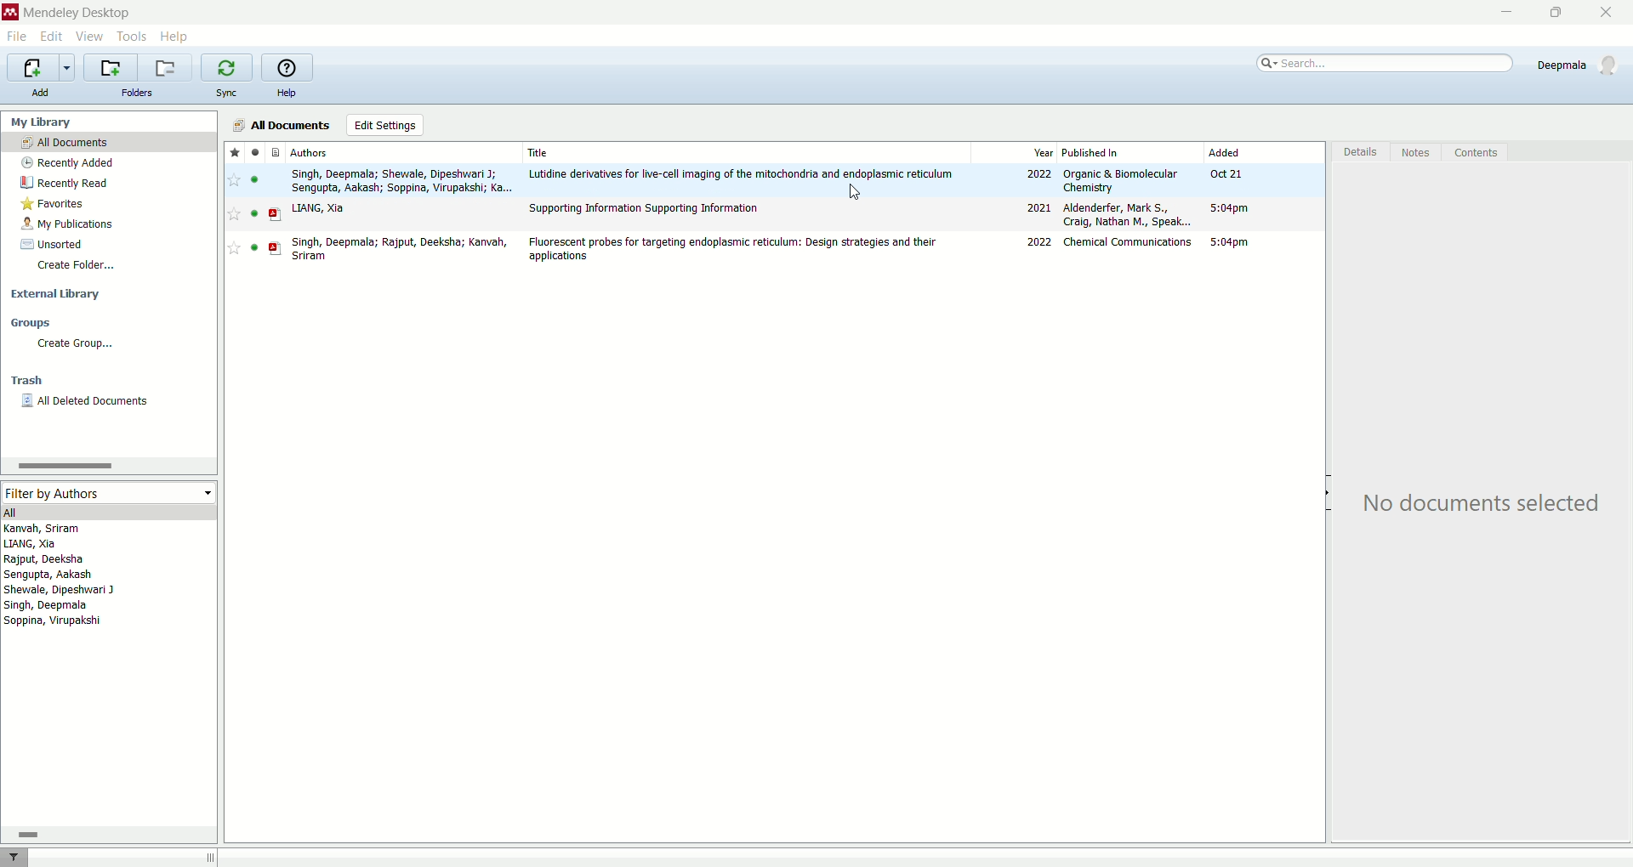  Describe the element at coordinates (49, 37) in the screenshot. I see `edit` at that location.